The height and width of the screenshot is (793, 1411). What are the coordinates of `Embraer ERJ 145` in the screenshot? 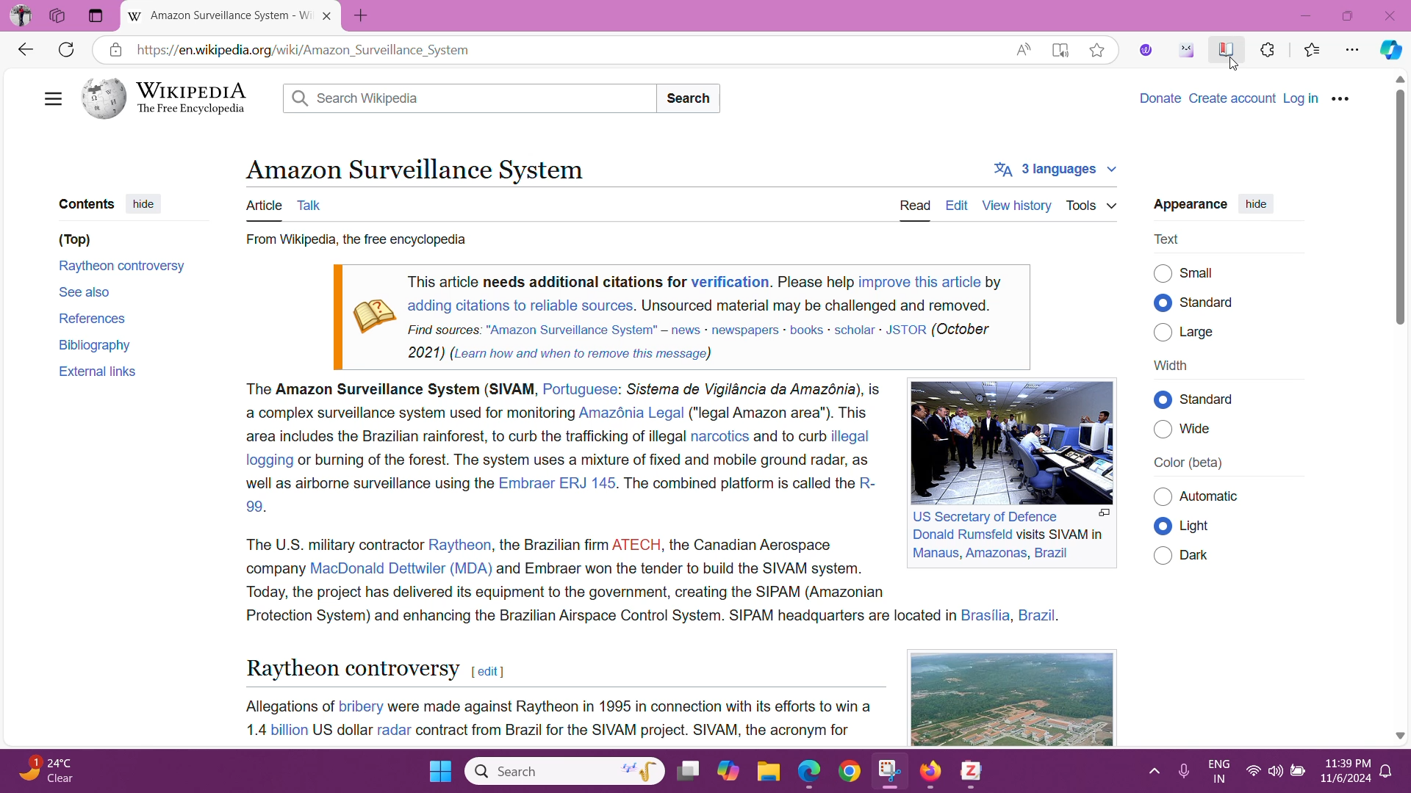 It's located at (556, 482).